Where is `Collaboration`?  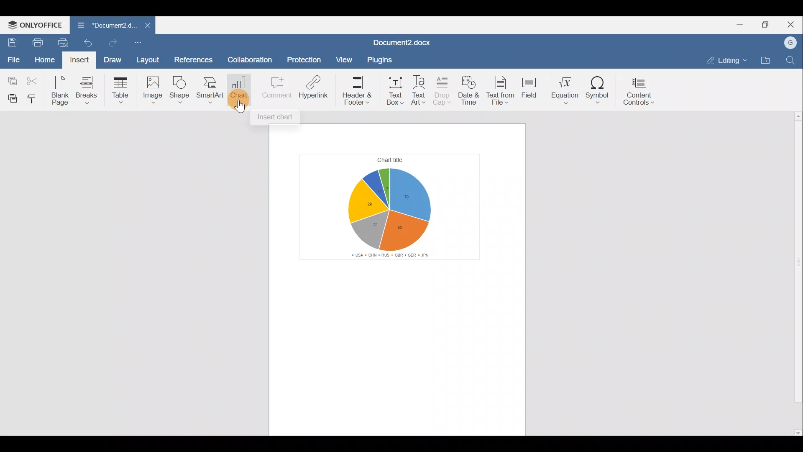
Collaboration is located at coordinates (253, 57).